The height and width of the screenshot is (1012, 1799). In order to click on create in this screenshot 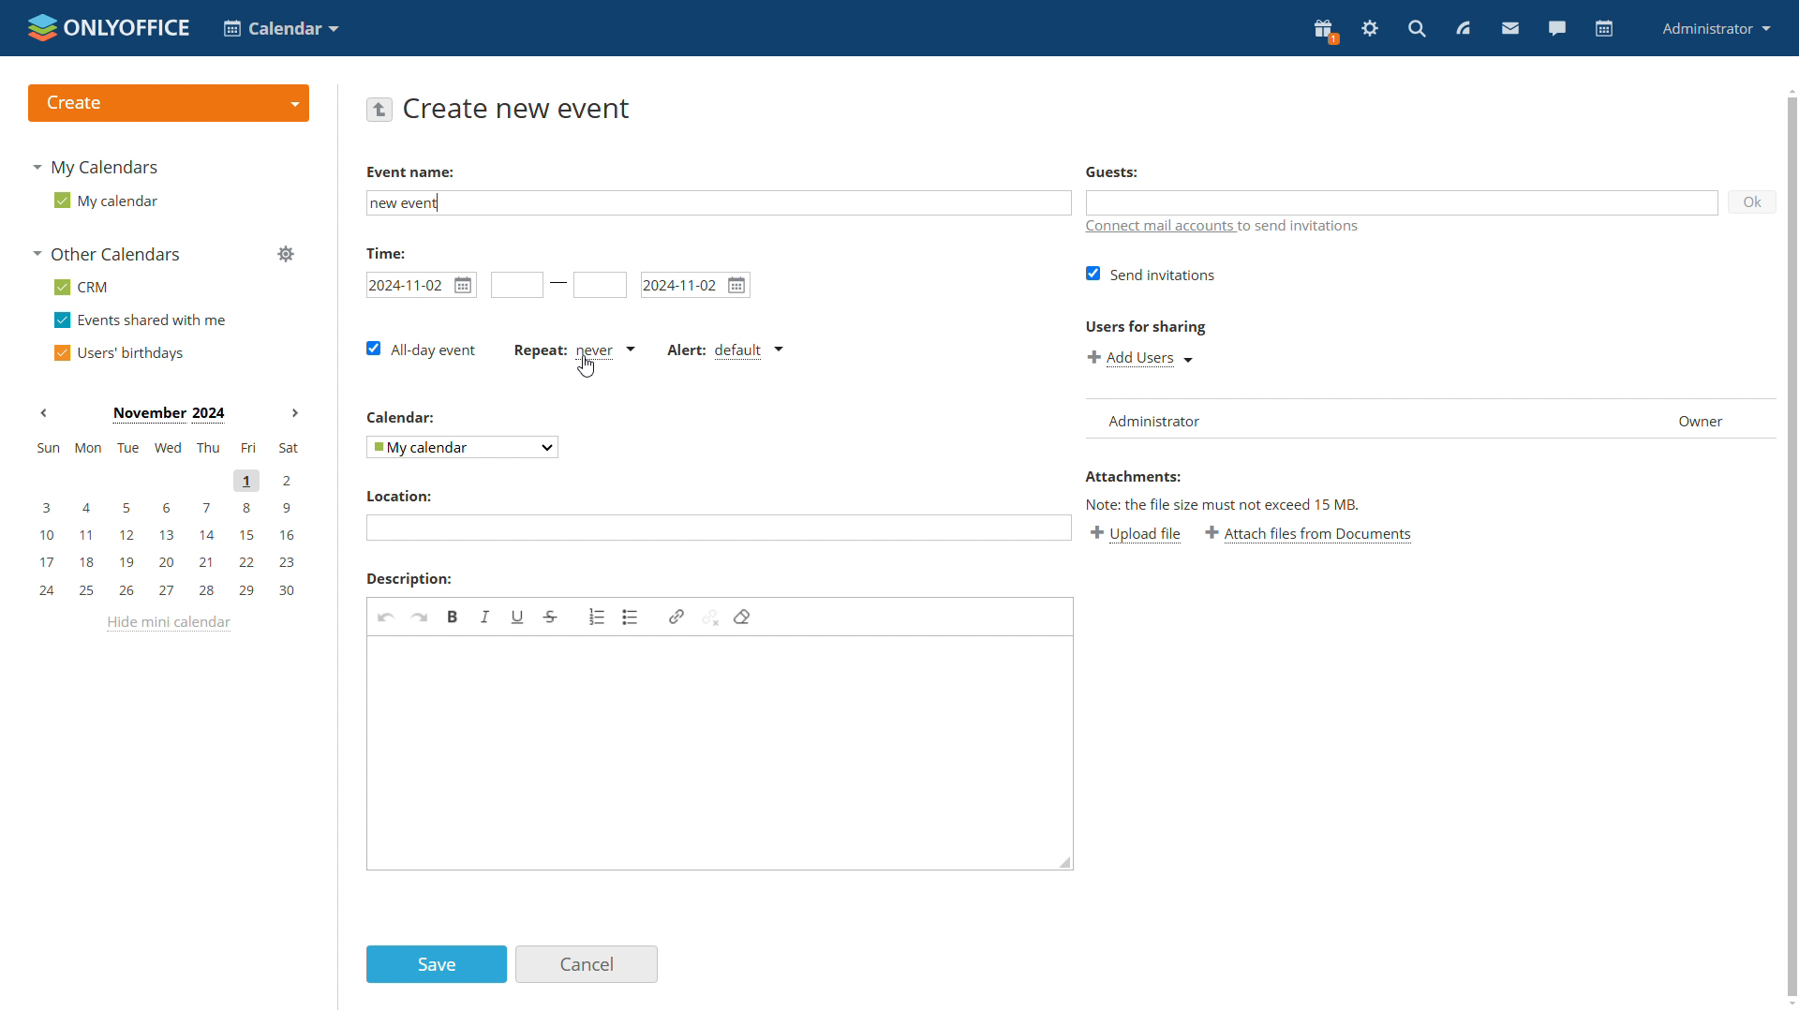, I will do `click(167, 102)`.